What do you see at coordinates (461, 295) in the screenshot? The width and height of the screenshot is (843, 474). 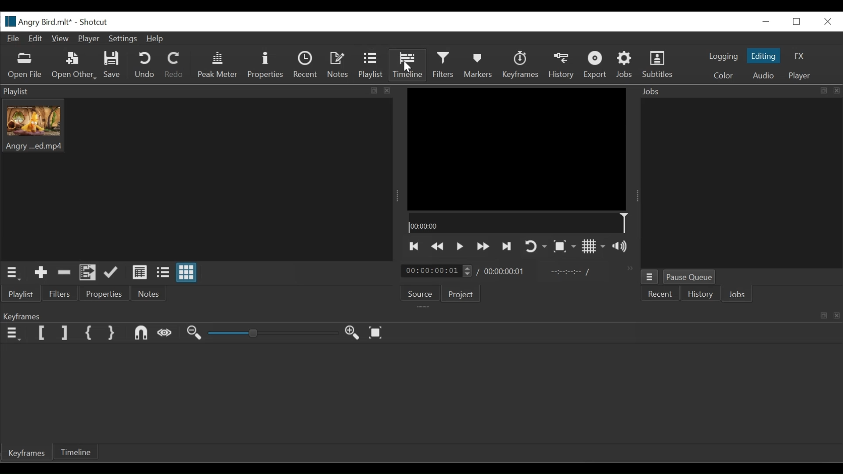 I see `Project` at bounding box center [461, 295].